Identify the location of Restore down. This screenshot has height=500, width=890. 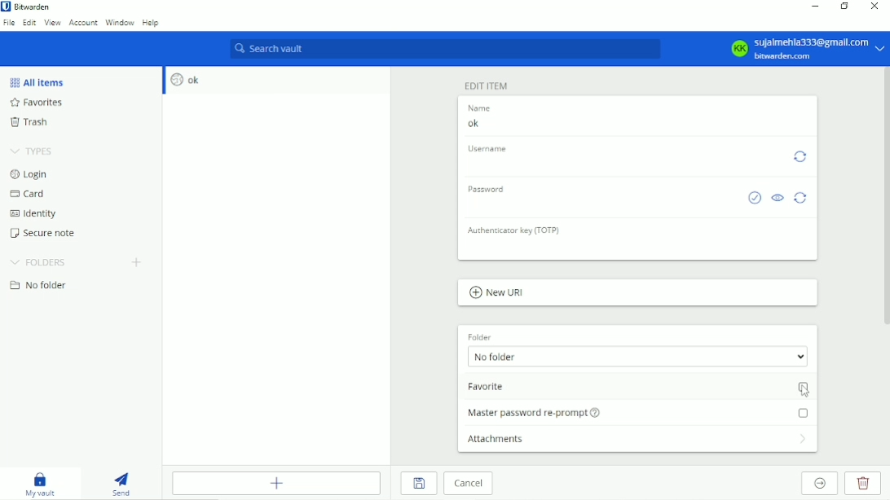
(844, 6).